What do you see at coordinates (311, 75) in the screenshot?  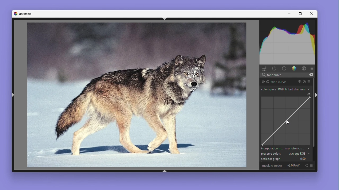 I see `erase` at bounding box center [311, 75].